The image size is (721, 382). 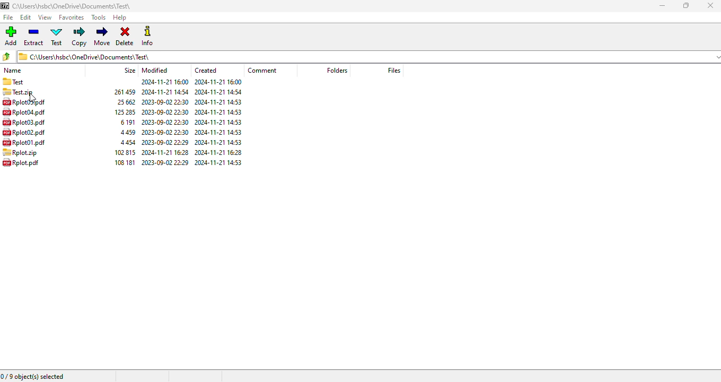 I want to click on modified date & time, so click(x=165, y=152).